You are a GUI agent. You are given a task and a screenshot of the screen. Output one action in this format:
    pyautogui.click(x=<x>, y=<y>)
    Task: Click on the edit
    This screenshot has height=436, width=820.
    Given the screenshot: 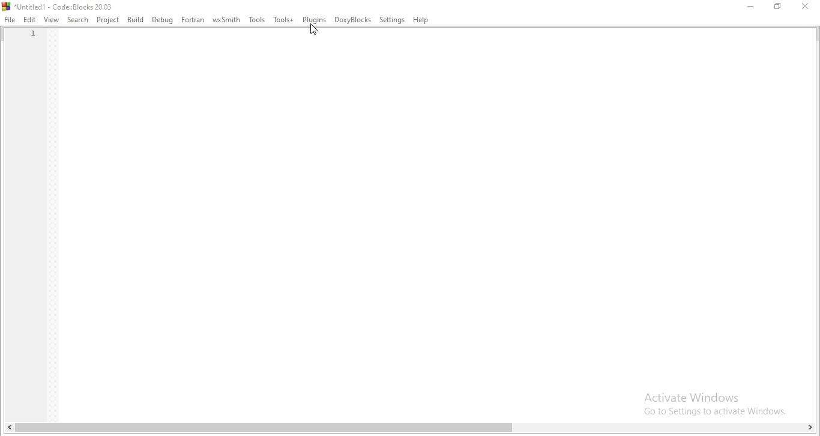 What is the action you would take?
    pyautogui.click(x=30, y=20)
    